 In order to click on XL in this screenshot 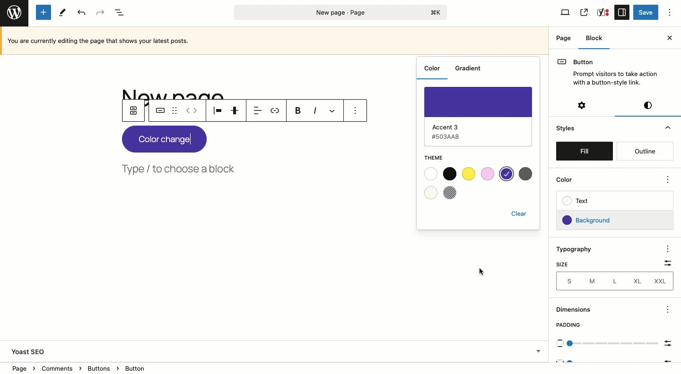, I will do `click(638, 281)`.